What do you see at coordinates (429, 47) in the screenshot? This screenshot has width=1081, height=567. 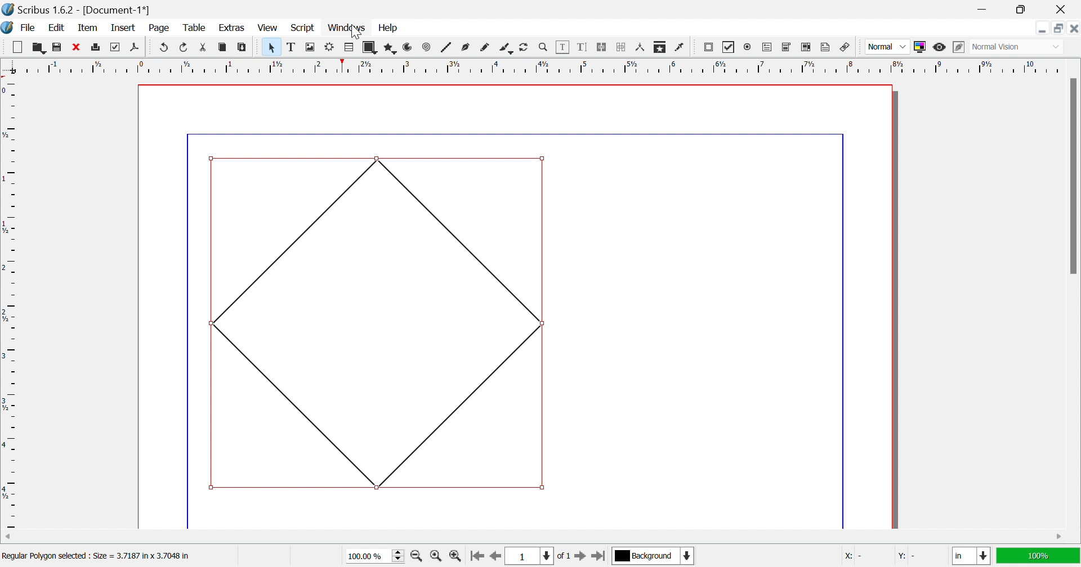 I see `Spiral` at bounding box center [429, 47].